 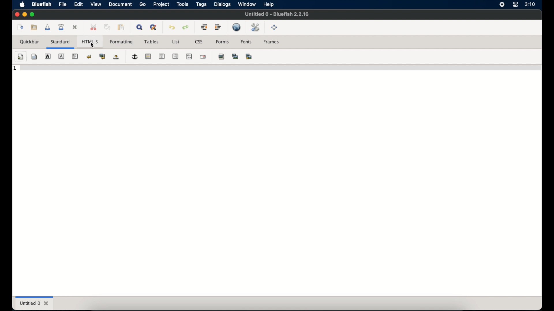 What do you see at coordinates (75, 28) in the screenshot?
I see `close current file` at bounding box center [75, 28].